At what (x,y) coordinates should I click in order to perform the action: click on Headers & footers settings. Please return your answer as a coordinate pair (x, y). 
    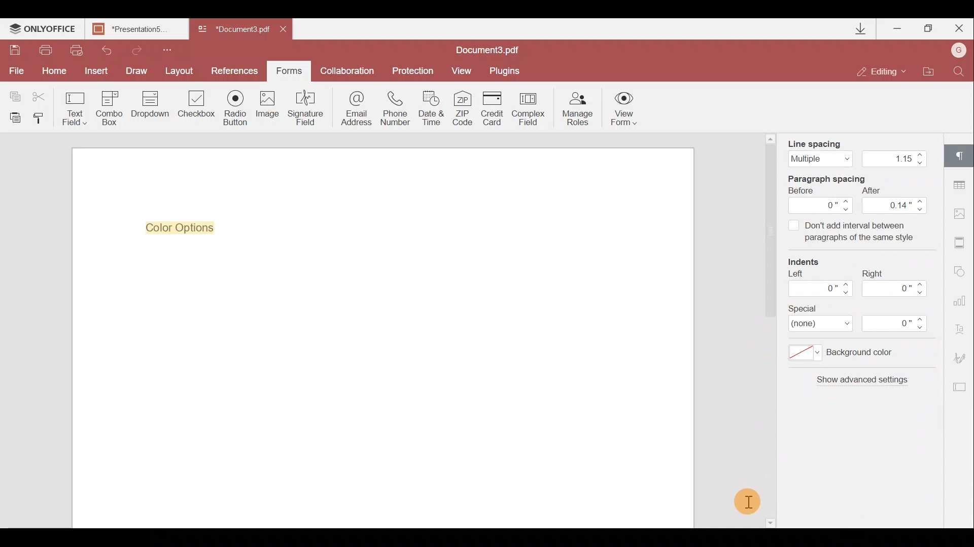
    Looking at the image, I should click on (962, 243).